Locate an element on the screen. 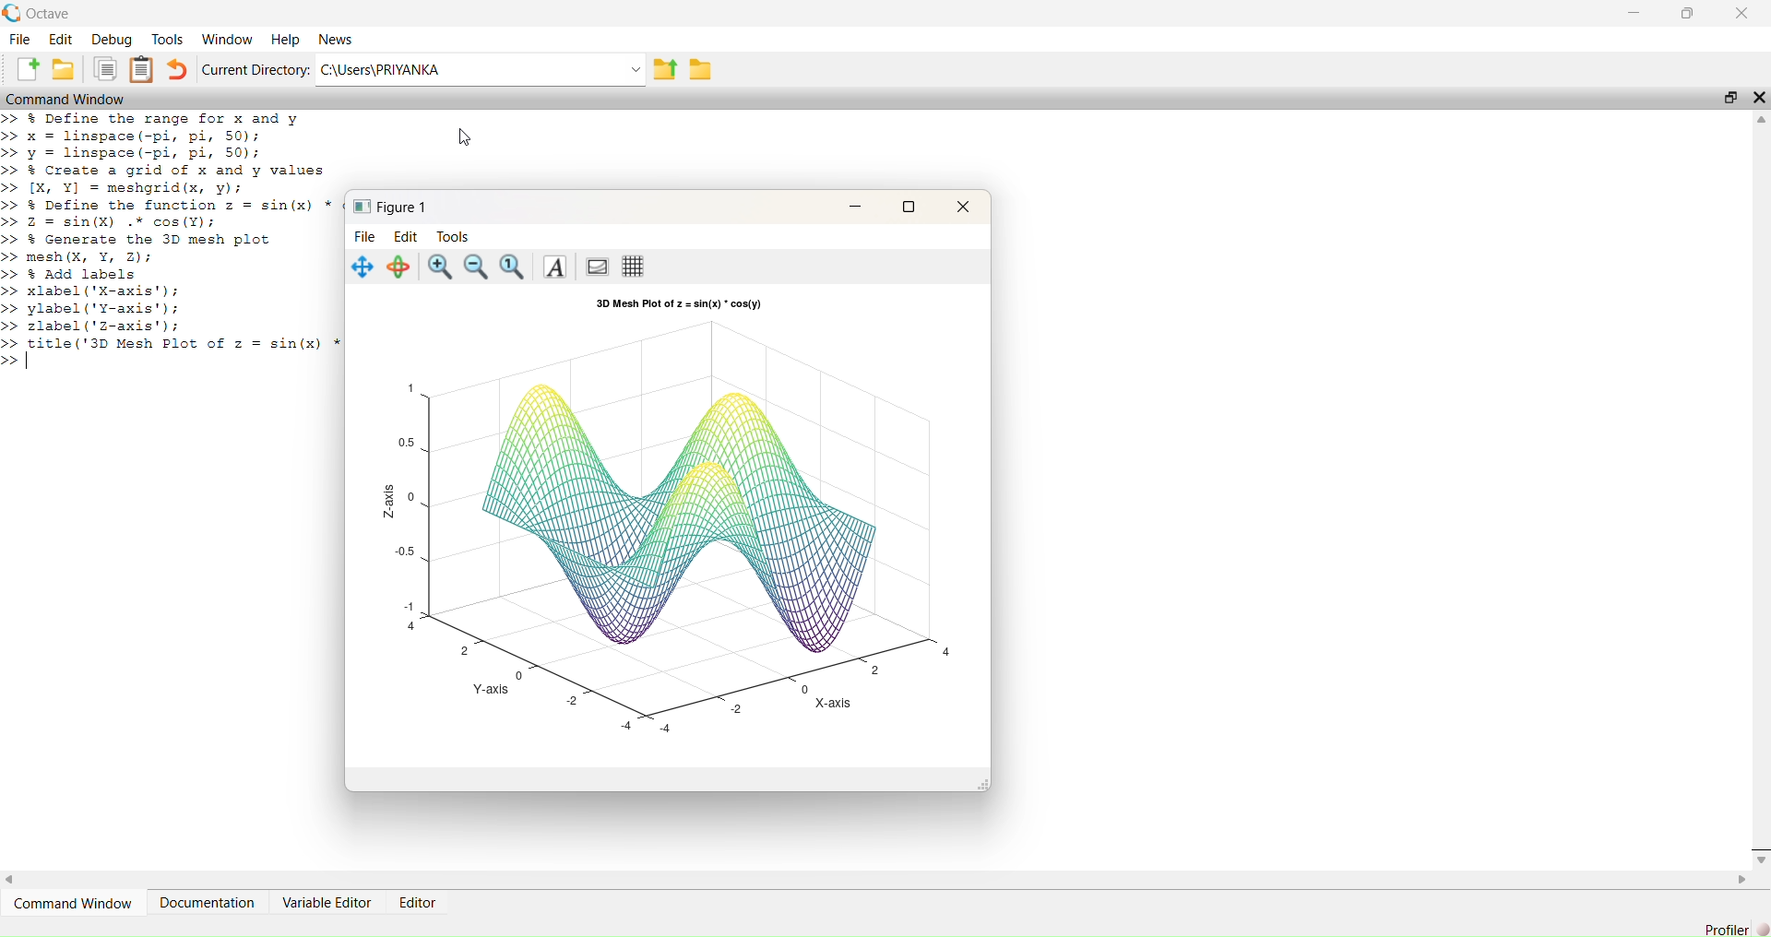 This screenshot has height=937, width=1771. >> % Define the range for x and y
>> x = linspace(-pi, pi, 50);

>> y = linspace(-pi, pi, 50);

>> & Create a grid of x and y values
>> [X, ¥] = meshgrid(x, y);

>> % Define the function z = sin(x)
>> 2 = sin(X) .* cos(¥);

>> % Generate the 3D mesh plot

>> mesh (X, ¥, 2);

>> & Add labels

>> xlabel('X-axis');

>> ylabel('Y-axis');

>> zlabel('z-axis');

>> preva Mesh Plot of z = sin(x)
>> is located at coordinates (166, 267).